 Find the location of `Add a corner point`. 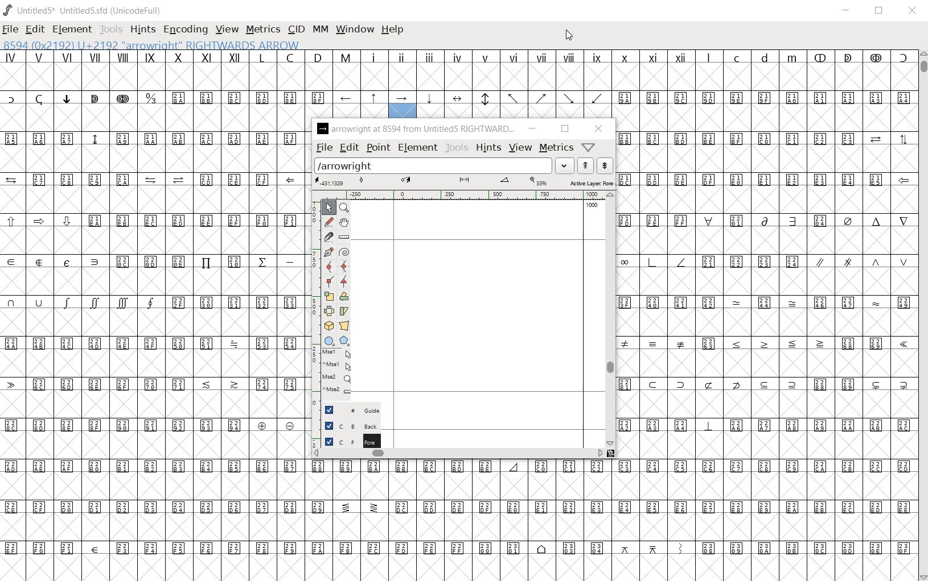

Add a corner point is located at coordinates (329, 281).